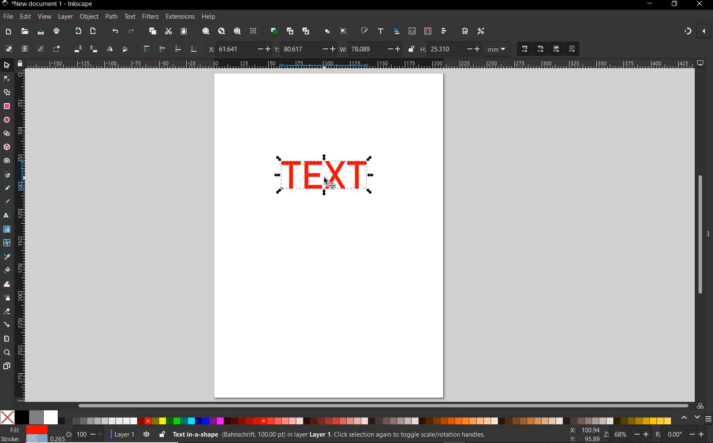  Describe the element at coordinates (6, 366) in the screenshot. I see `pages tool` at that location.